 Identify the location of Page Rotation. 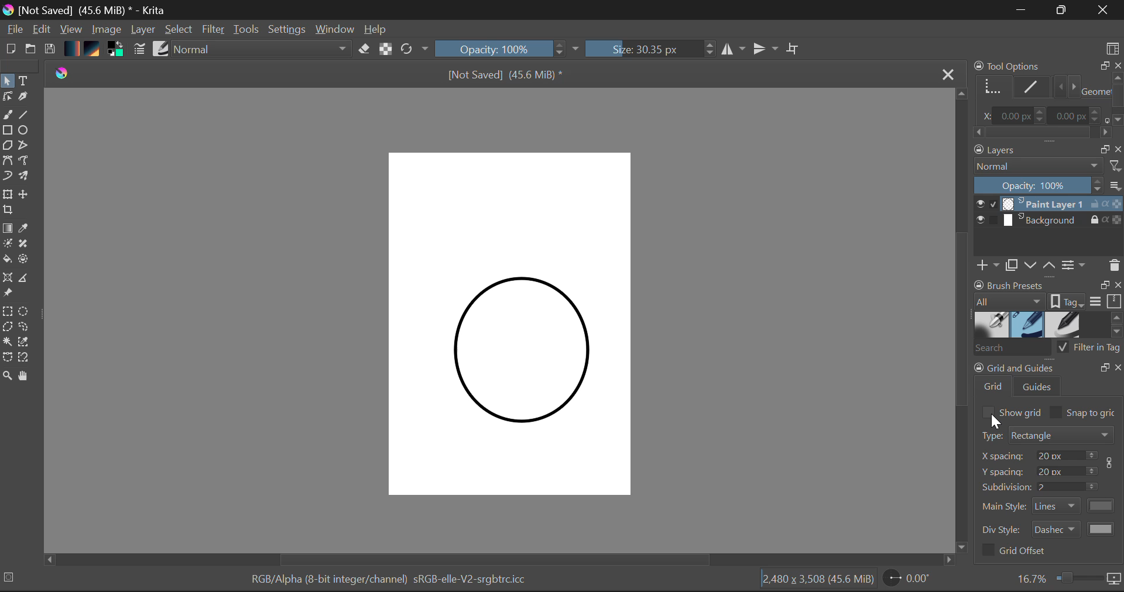
(911, 580).